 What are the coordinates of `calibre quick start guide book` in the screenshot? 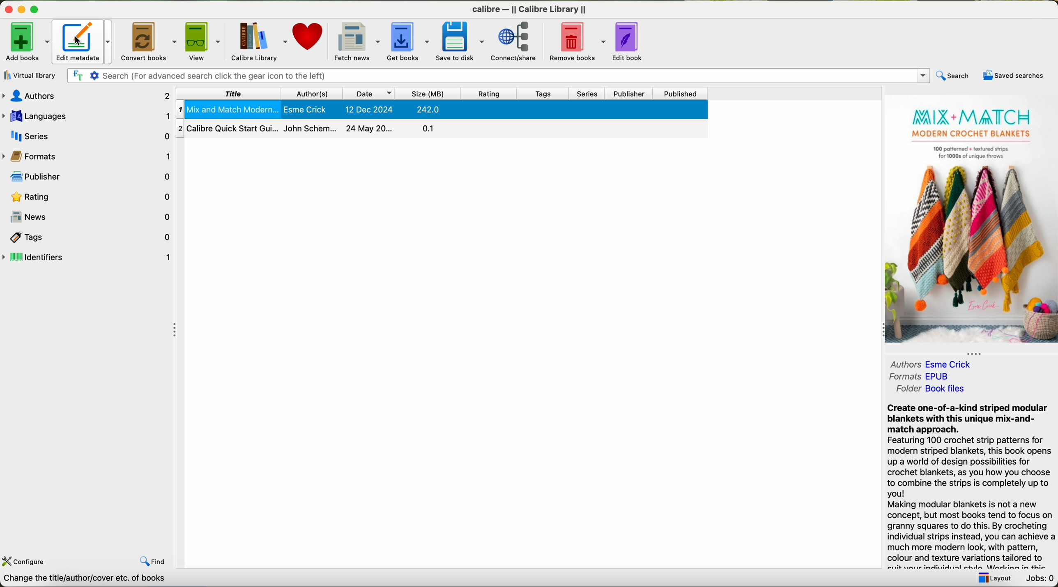 It's located at (442, 127).